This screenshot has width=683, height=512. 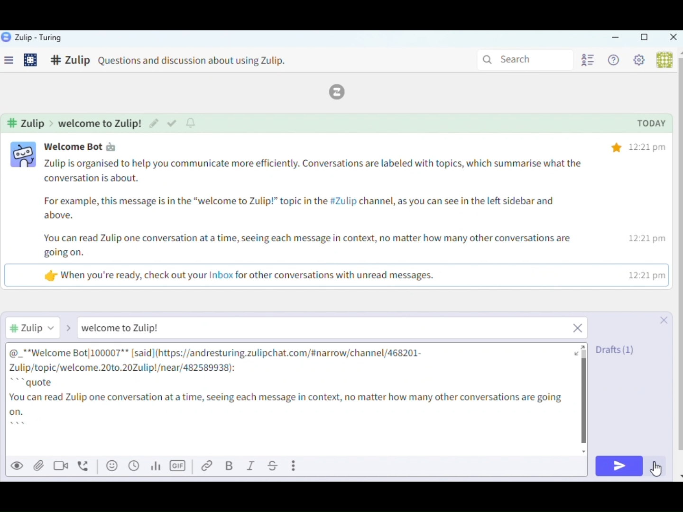 What do you see at coordinates (178, 62) in the screenshot?
I see `Comment` at bounding box center [178, 62].